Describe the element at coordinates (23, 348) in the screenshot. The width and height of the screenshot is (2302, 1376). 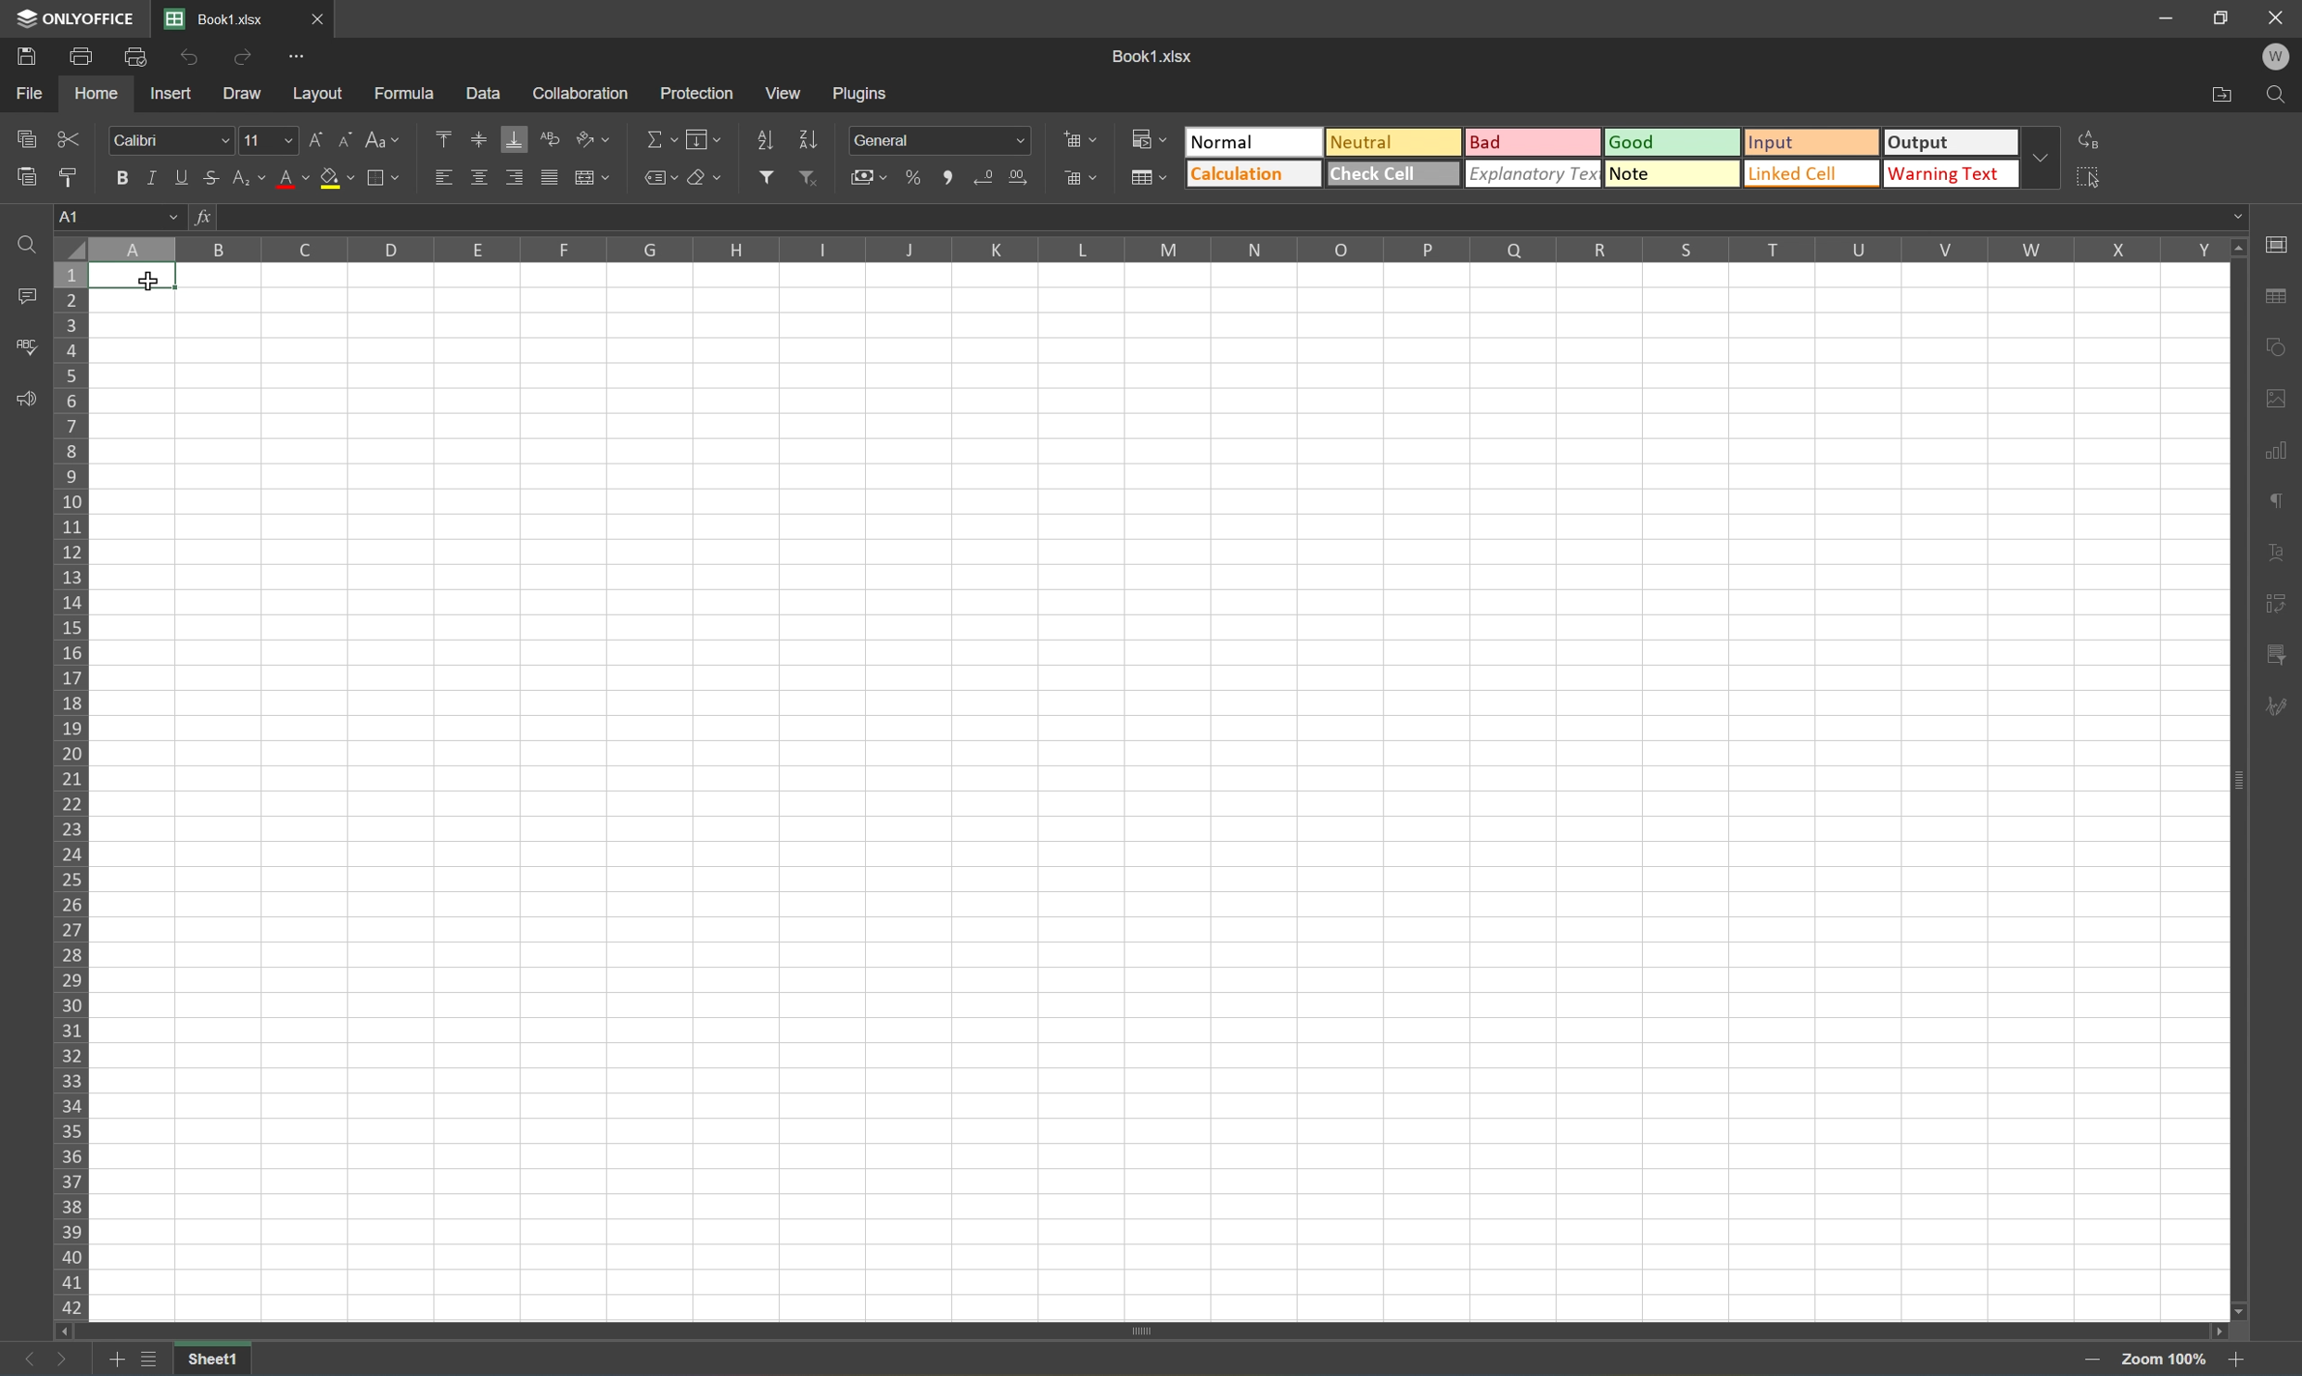
I see `Spell checking` at that location.